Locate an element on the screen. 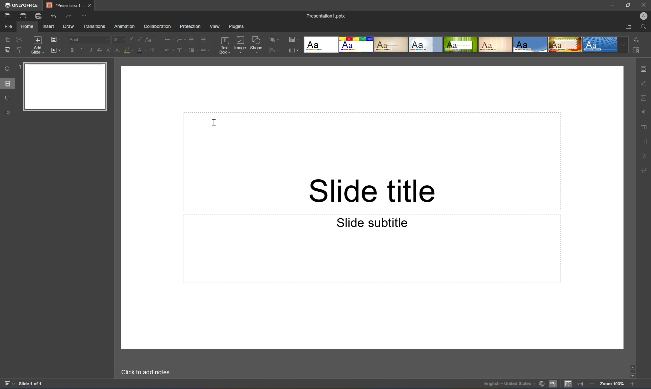 The image size is (651, 389). Set document language is located at coordinates (541, 384).